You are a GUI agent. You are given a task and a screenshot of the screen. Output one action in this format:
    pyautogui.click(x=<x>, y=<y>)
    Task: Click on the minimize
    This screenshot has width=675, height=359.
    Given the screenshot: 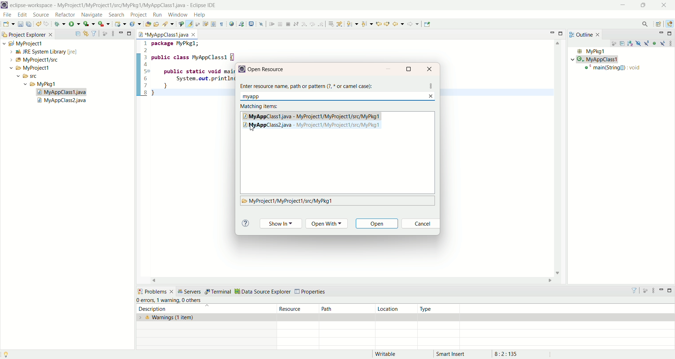 What is the action you would take?
    pyautogui.click(x=623, y=5)
    